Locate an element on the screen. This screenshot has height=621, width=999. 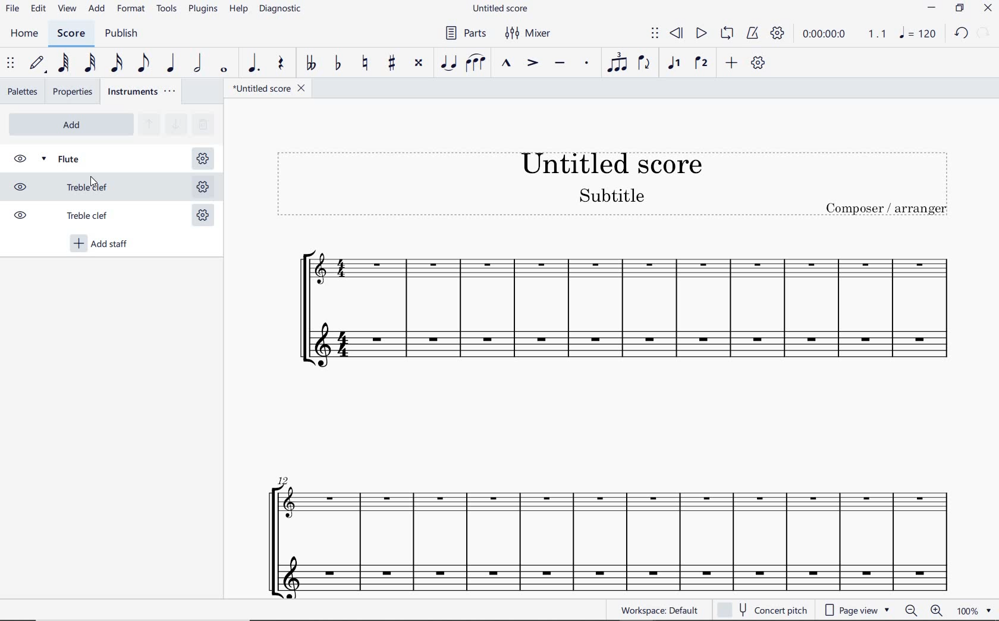
edit is located at coordinates (38, 10).